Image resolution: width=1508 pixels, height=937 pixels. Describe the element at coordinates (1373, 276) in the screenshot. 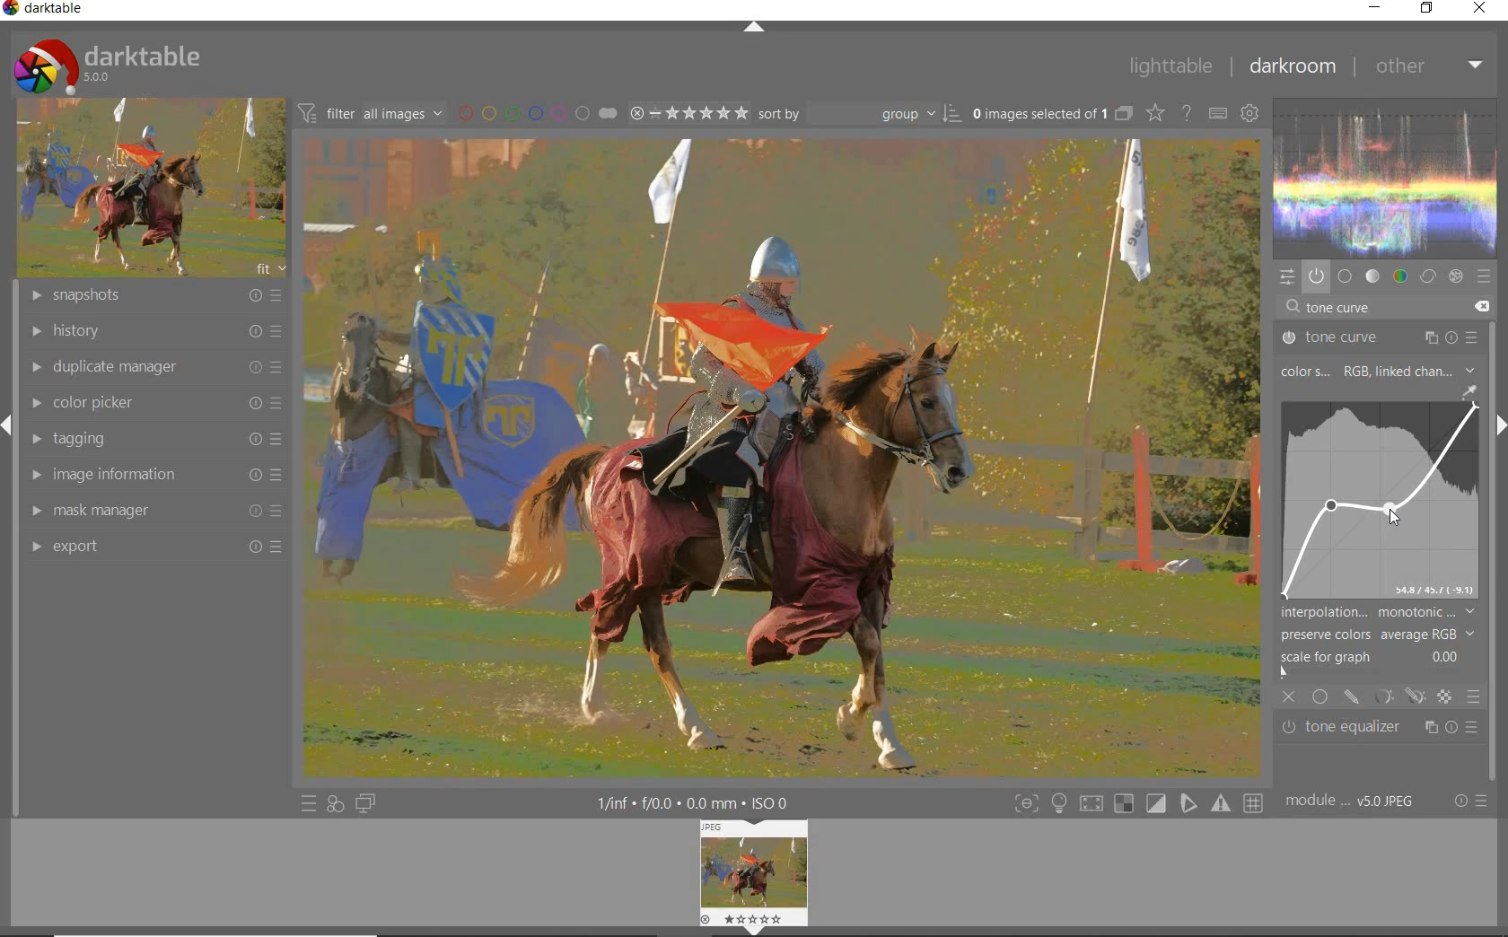

I see `tone` at that location.